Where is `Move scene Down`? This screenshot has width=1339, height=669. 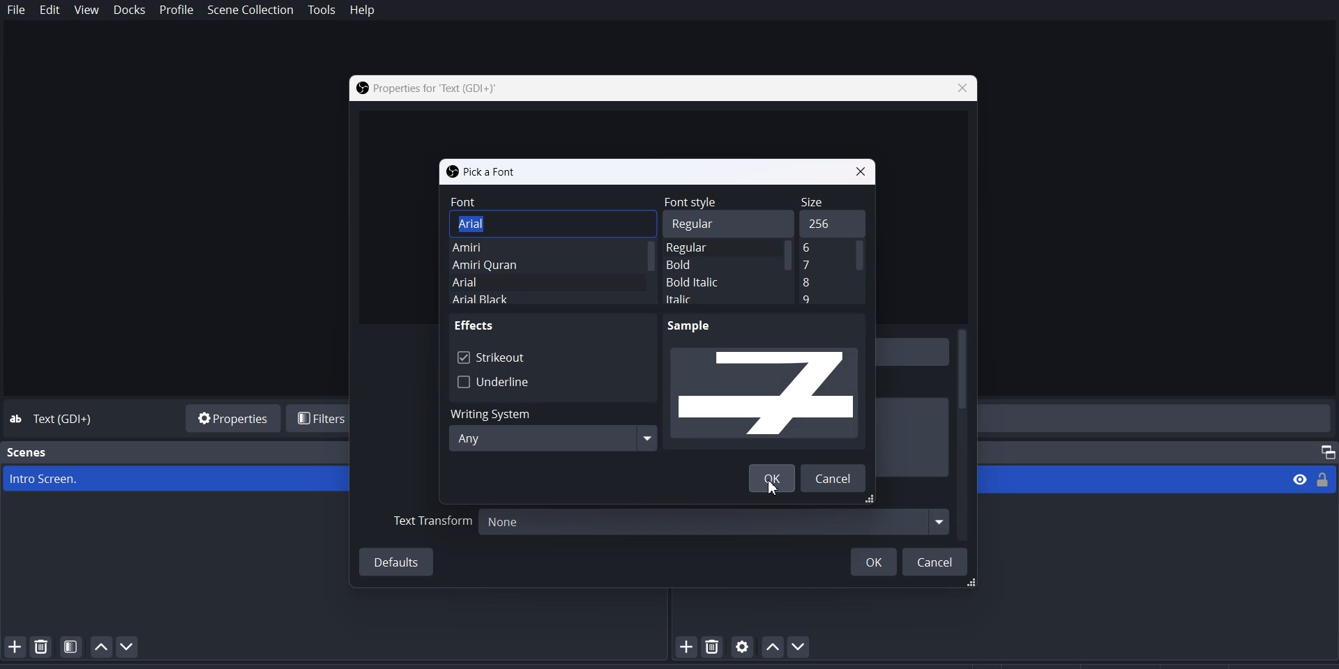 Move scene Down is located at coordinates (133, 647).